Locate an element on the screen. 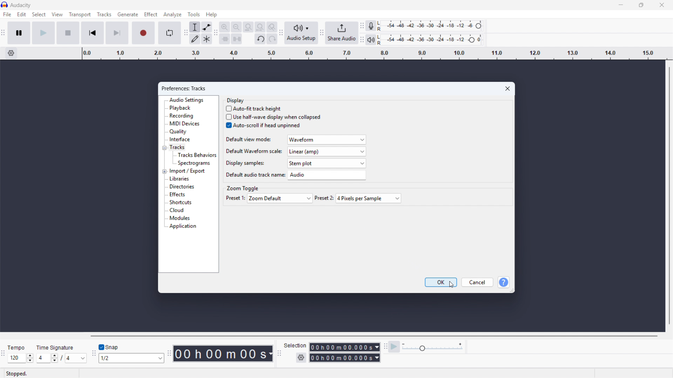 Image resolution: width=673 pixels, height=378 pixels. help is located at coordinates (212, 14).